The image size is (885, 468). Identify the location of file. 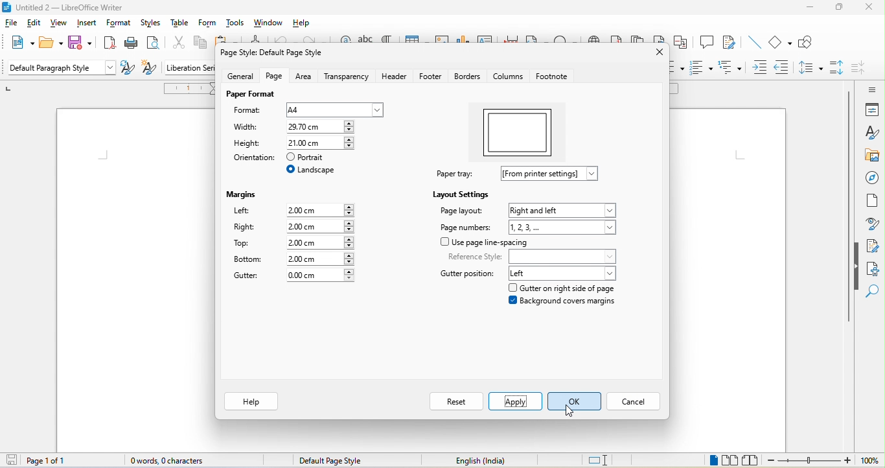
(12, 23).